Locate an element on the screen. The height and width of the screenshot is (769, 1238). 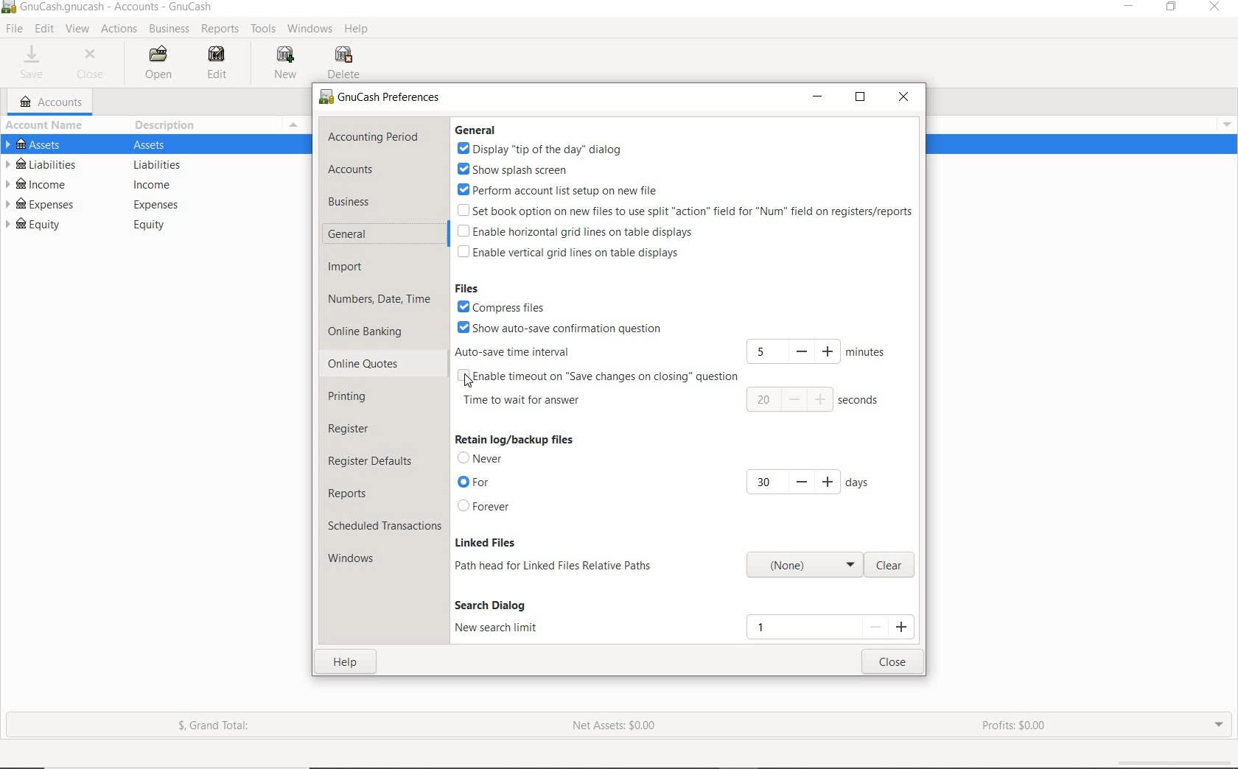
EXPENSES is located at coordinates (152, 204).